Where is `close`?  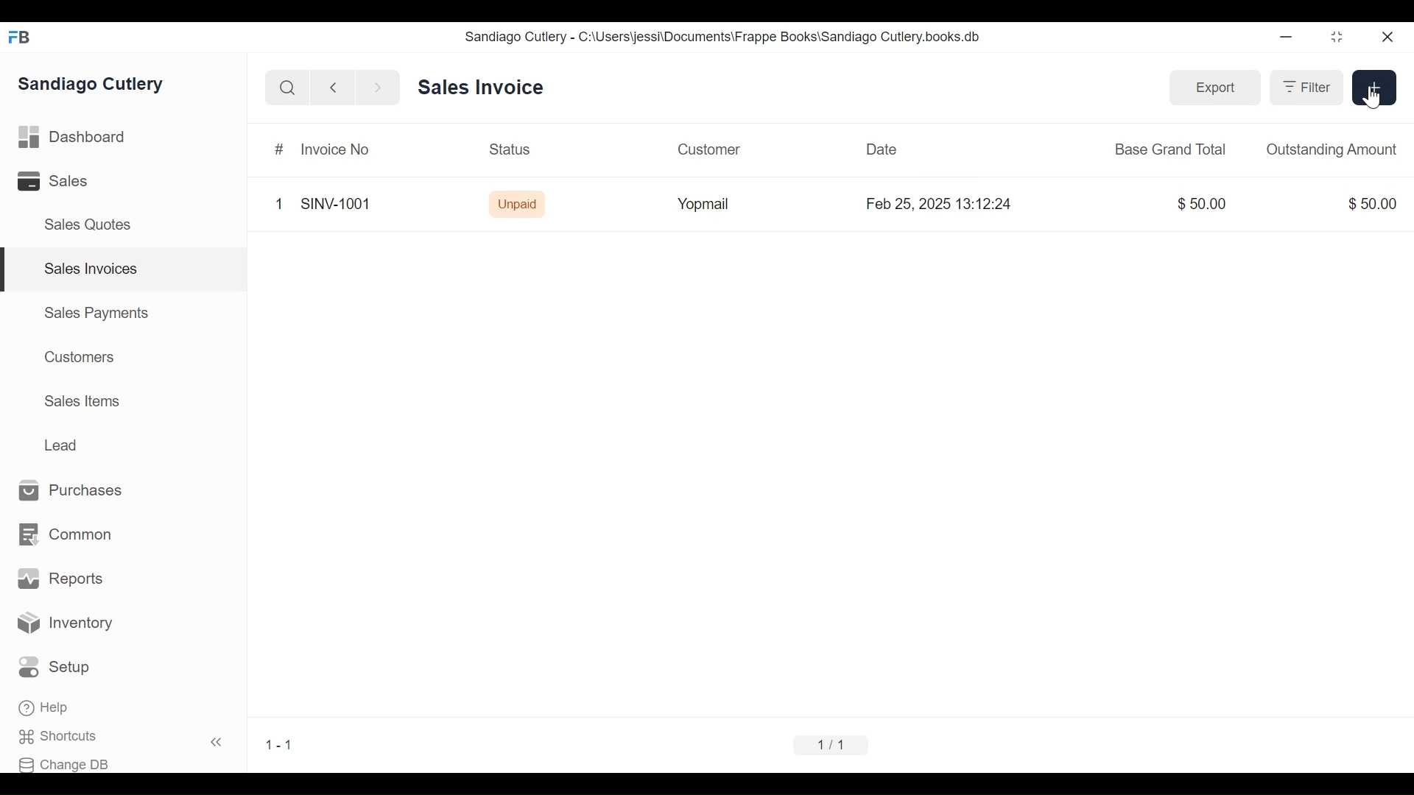 close is located at coordinates (1389, 38).